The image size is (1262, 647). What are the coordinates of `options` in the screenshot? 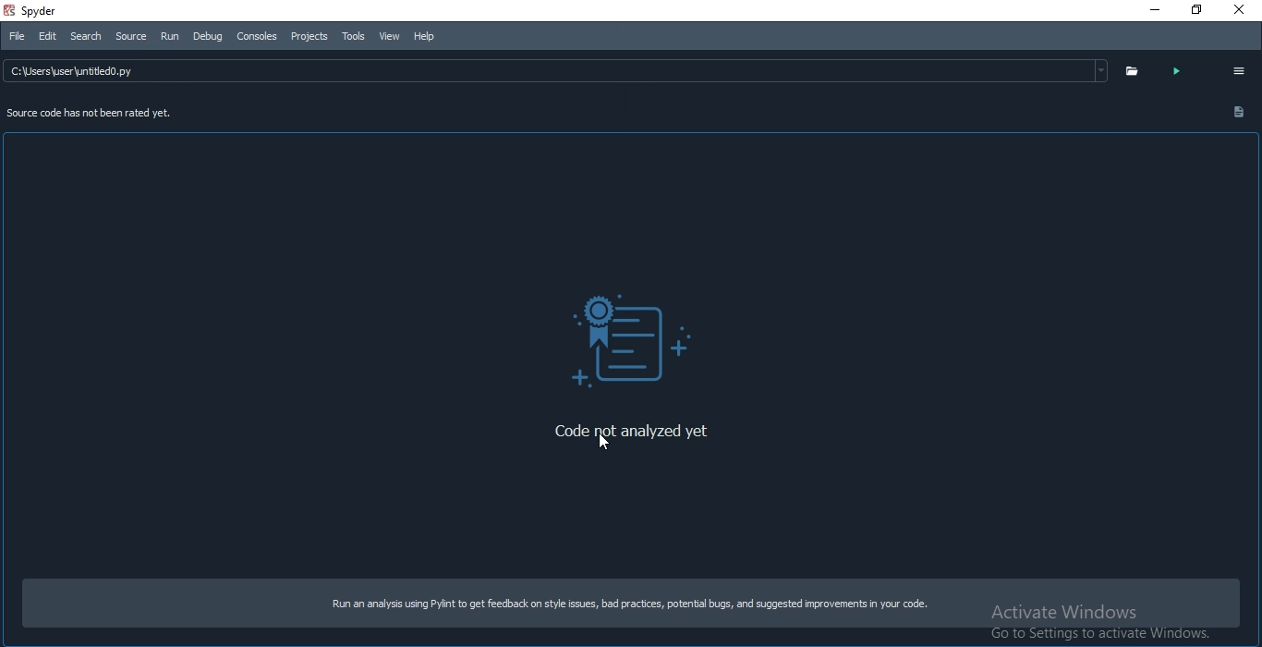 It's located at (1238, 71).